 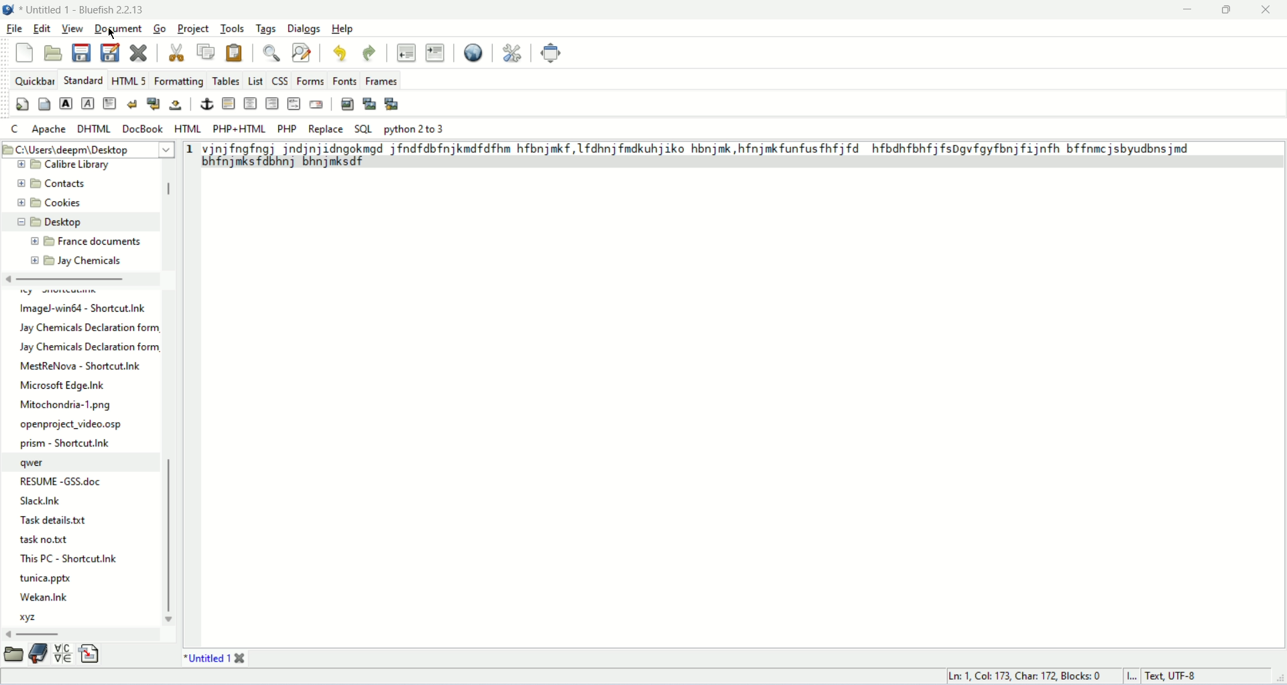 What do you see at coordinates (70, 558) in the screenshot?
I see `This PC - Shortcut.Ink` at bounding box center [70, 558].